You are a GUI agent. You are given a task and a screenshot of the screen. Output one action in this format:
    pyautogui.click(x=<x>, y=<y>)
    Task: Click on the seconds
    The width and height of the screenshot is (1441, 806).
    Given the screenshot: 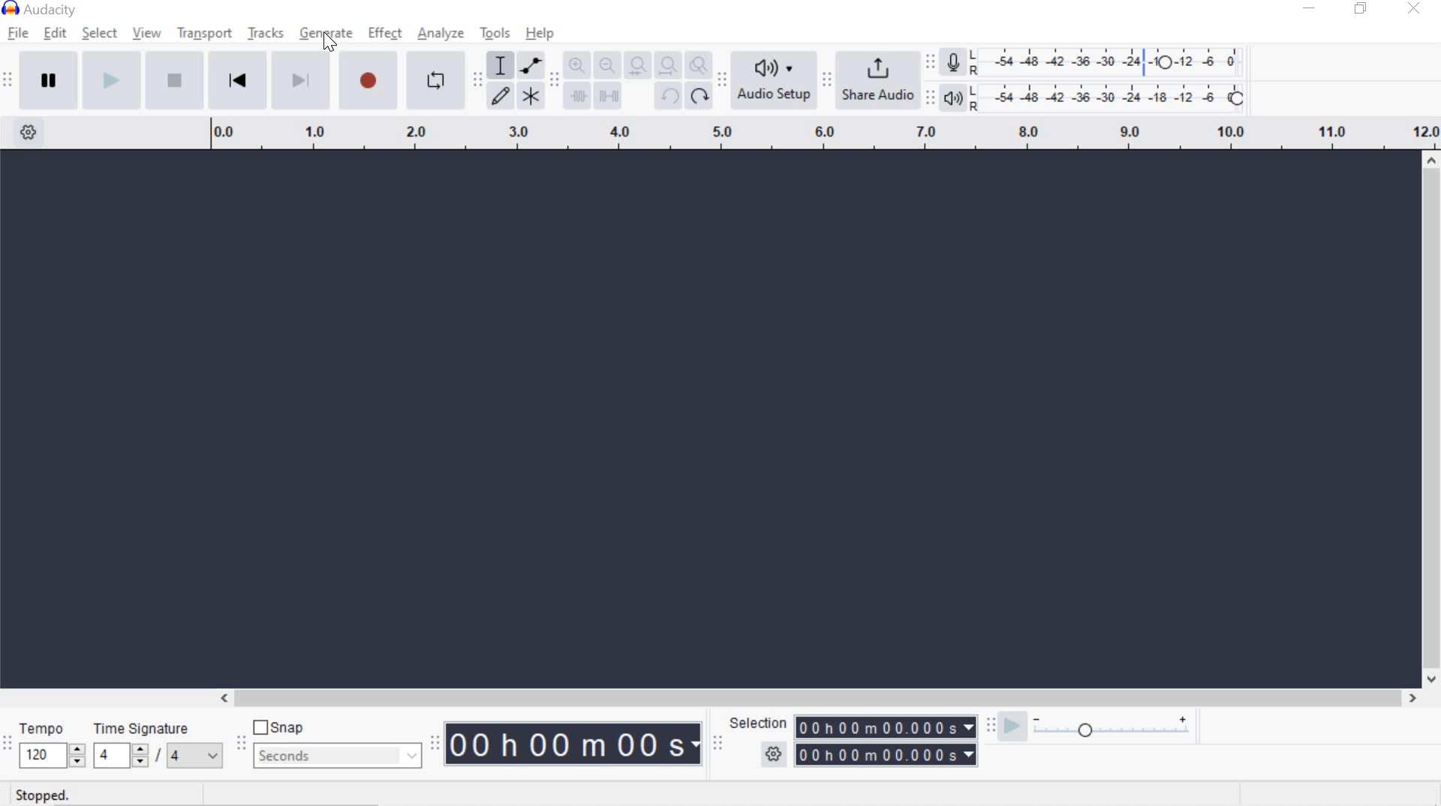 What is the action you would take?
    pyautogui.click(x=338, y=755)
    